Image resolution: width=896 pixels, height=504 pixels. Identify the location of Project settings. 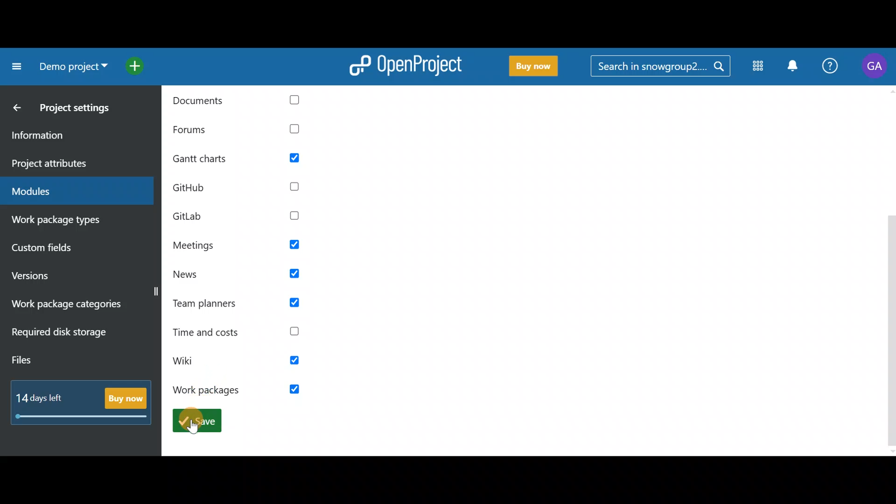
(79, 110).